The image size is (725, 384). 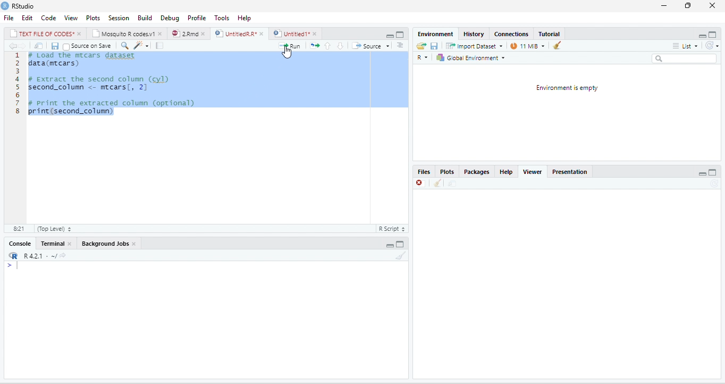 What do you see at coordinates (549, 33) in the screenshot?
I see `Tutorial` at bounding box center [549, 33].